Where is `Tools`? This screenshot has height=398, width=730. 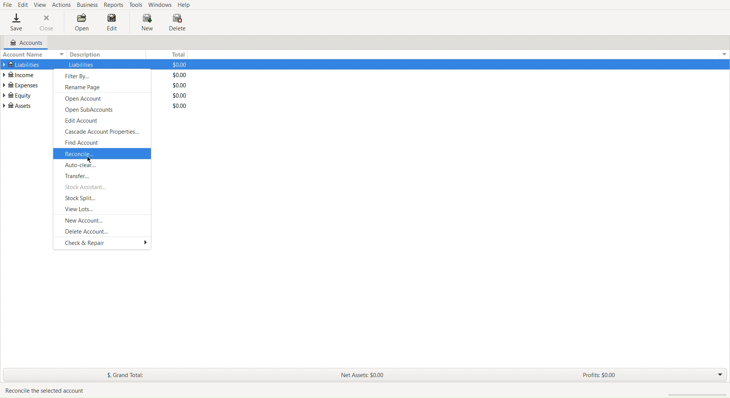
Tools is located at coordinates (136, 4).